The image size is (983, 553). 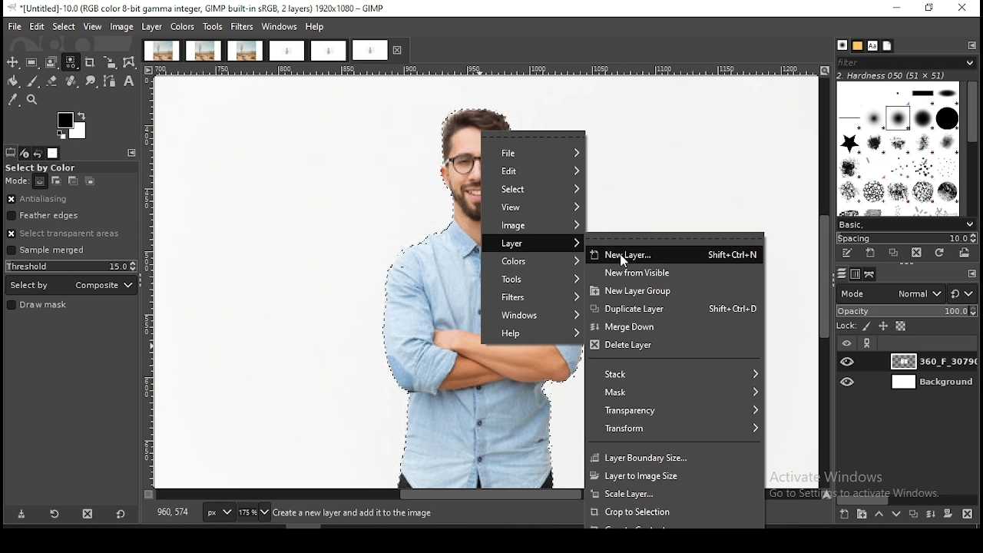 What do you see at coordinates (938, 253) in the screenshot?
I see `refresh brushes` at bounding box center [938, 253].